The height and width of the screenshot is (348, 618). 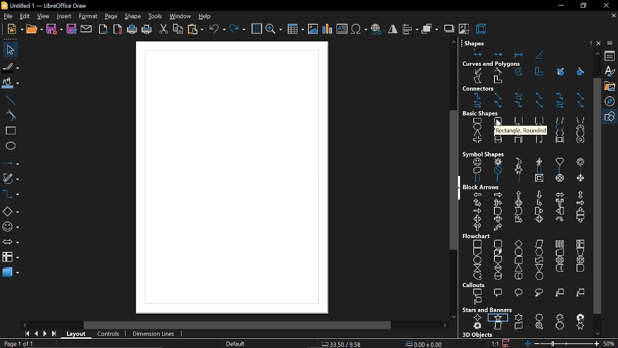 What do you see at coordinates (11, 257) in the screenshot?
I see `flowchart` at bounding box center [11, 257].